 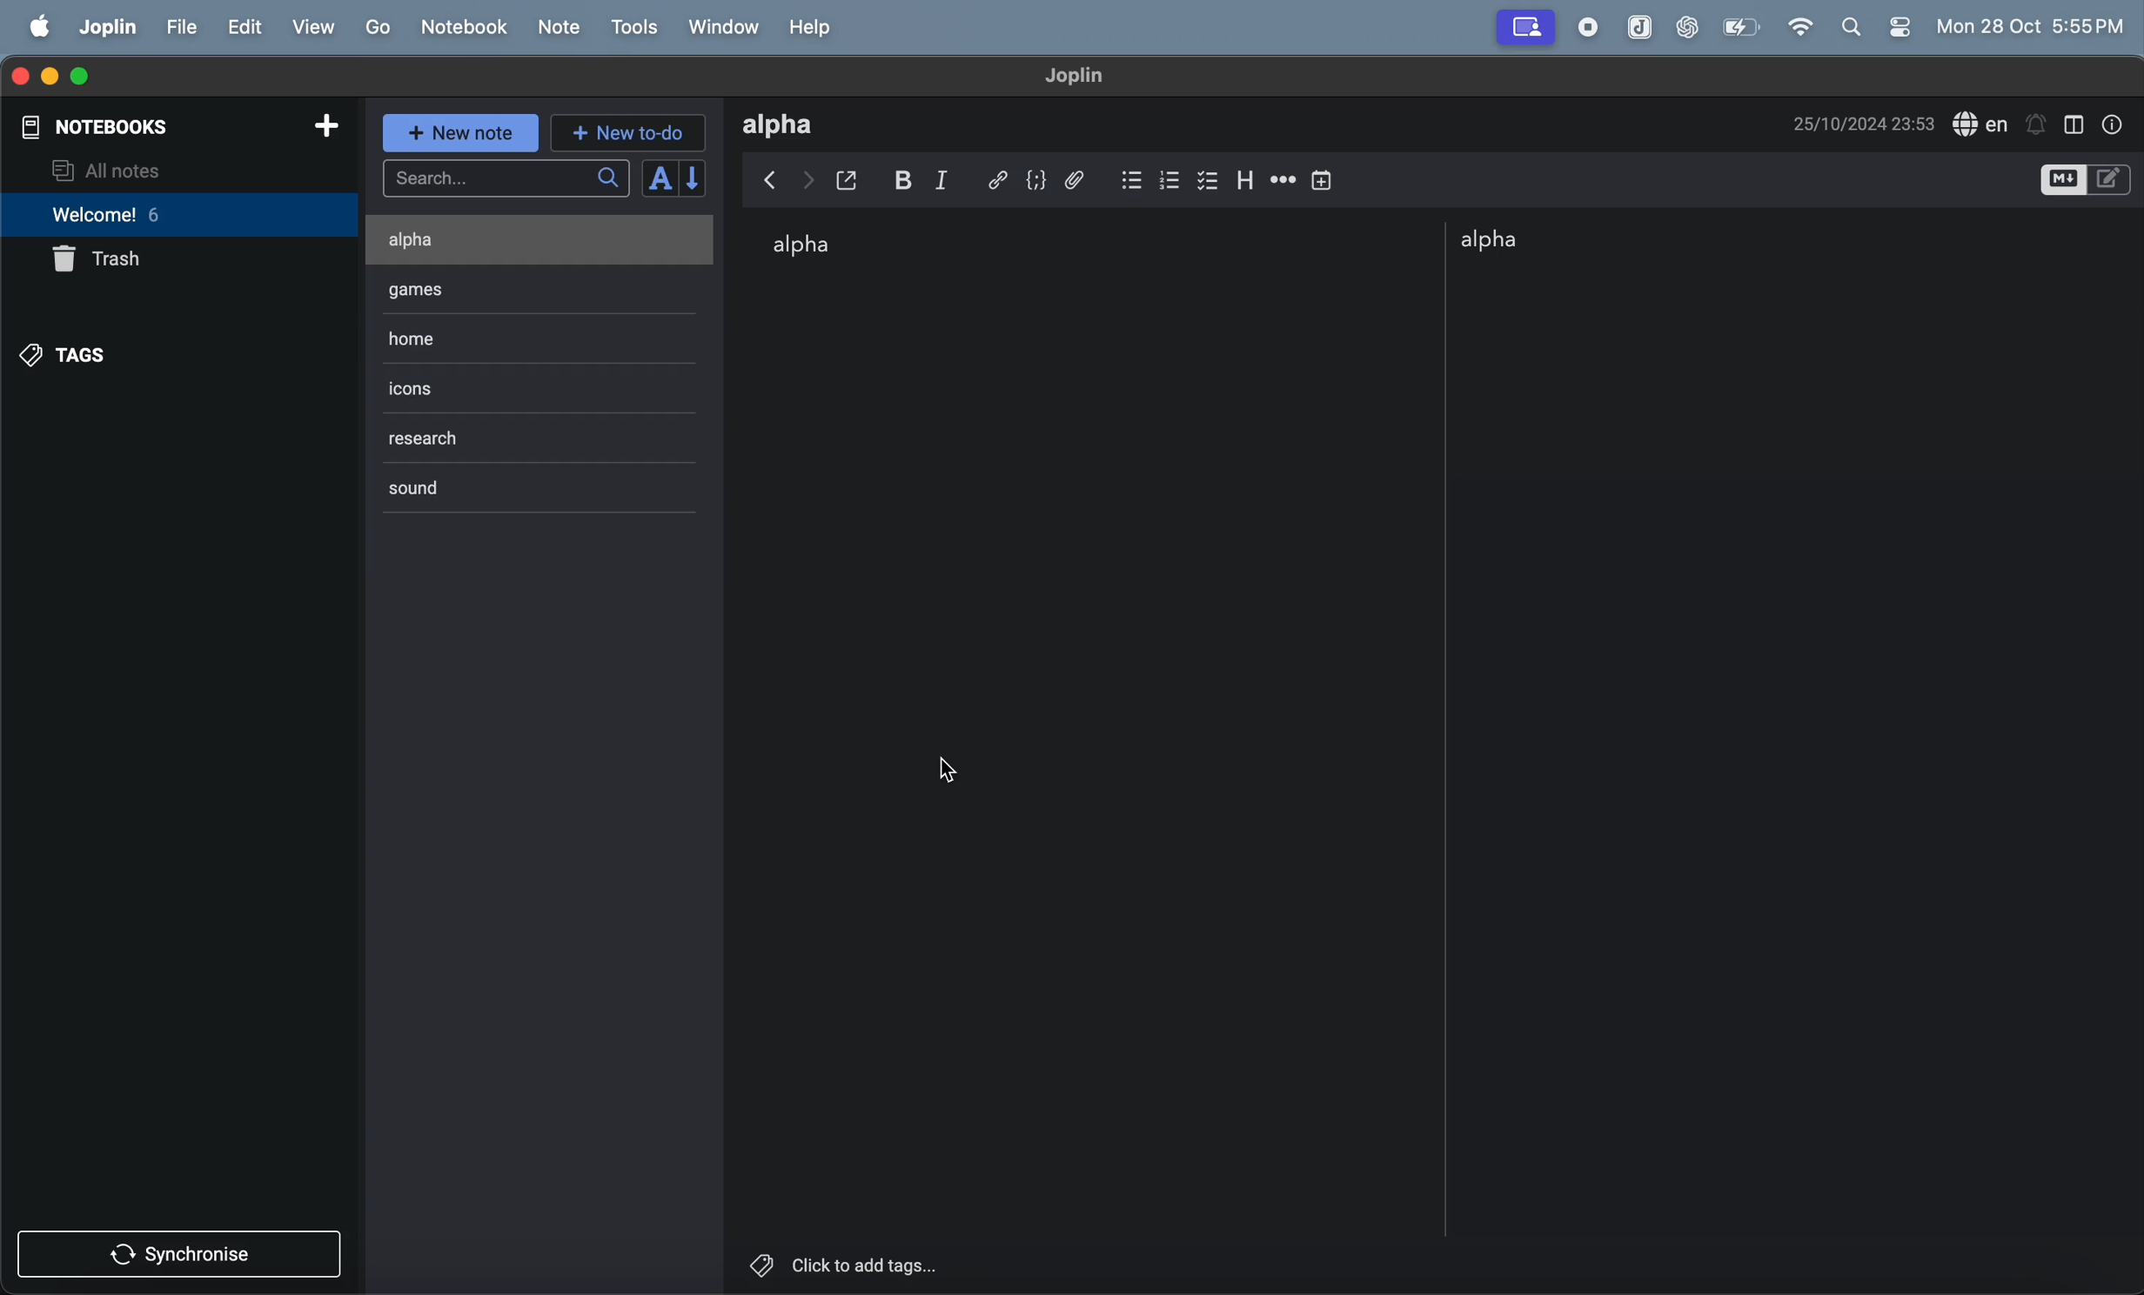 What do you see at coordinates (315, 28) in the screenshot?
I see `view` at bounding box center [315, 28].